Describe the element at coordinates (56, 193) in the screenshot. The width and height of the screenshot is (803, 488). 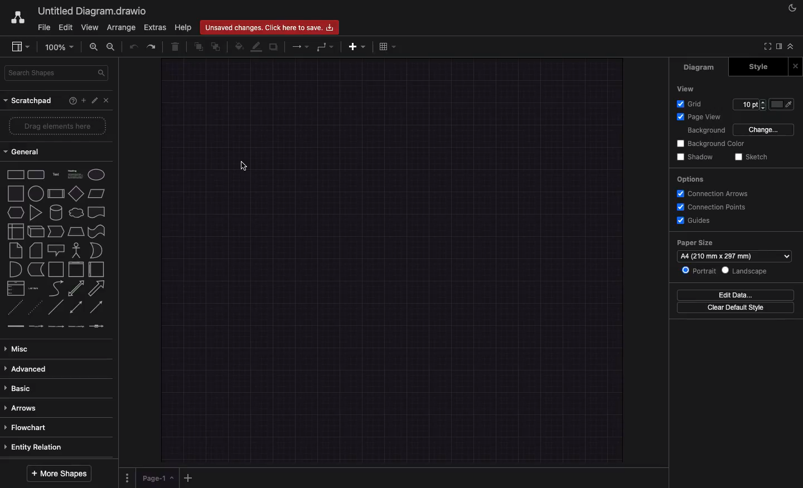
I see `diamond` at that location.